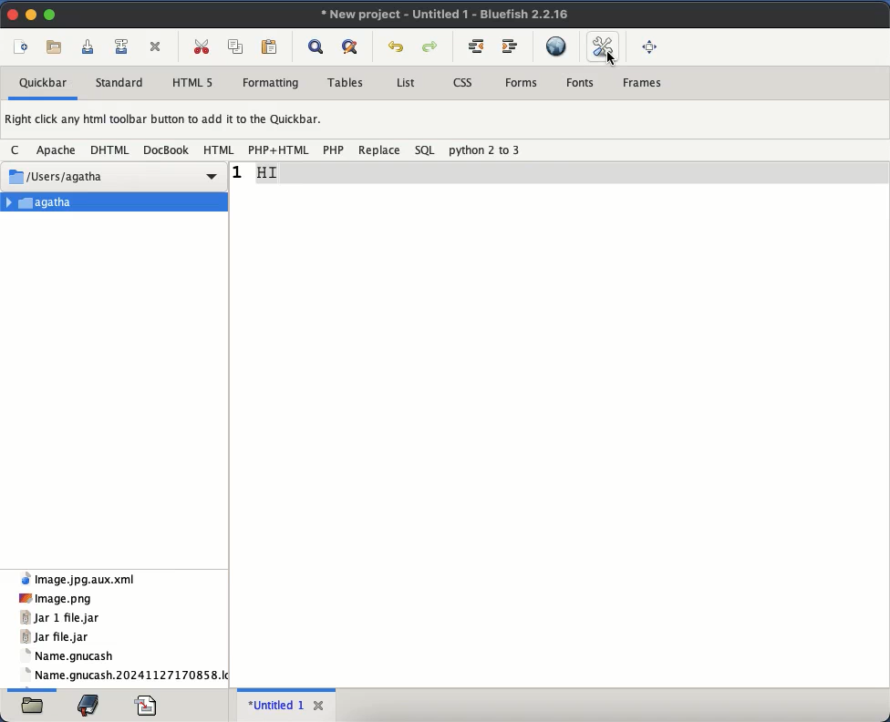 The width and height of the screenshot is (890, 722). I want to click on save current file, so click(89, 46).